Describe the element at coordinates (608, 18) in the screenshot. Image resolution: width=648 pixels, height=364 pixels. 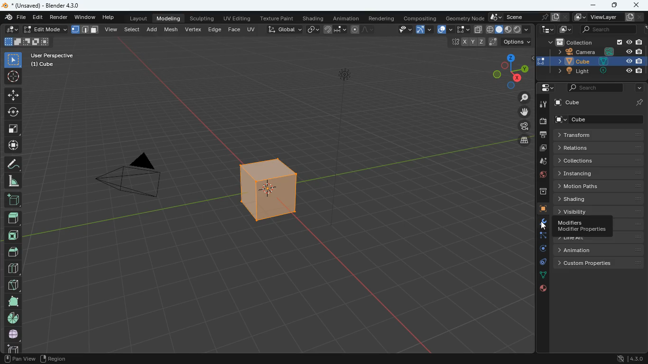
I see `viewlayer` at that location.